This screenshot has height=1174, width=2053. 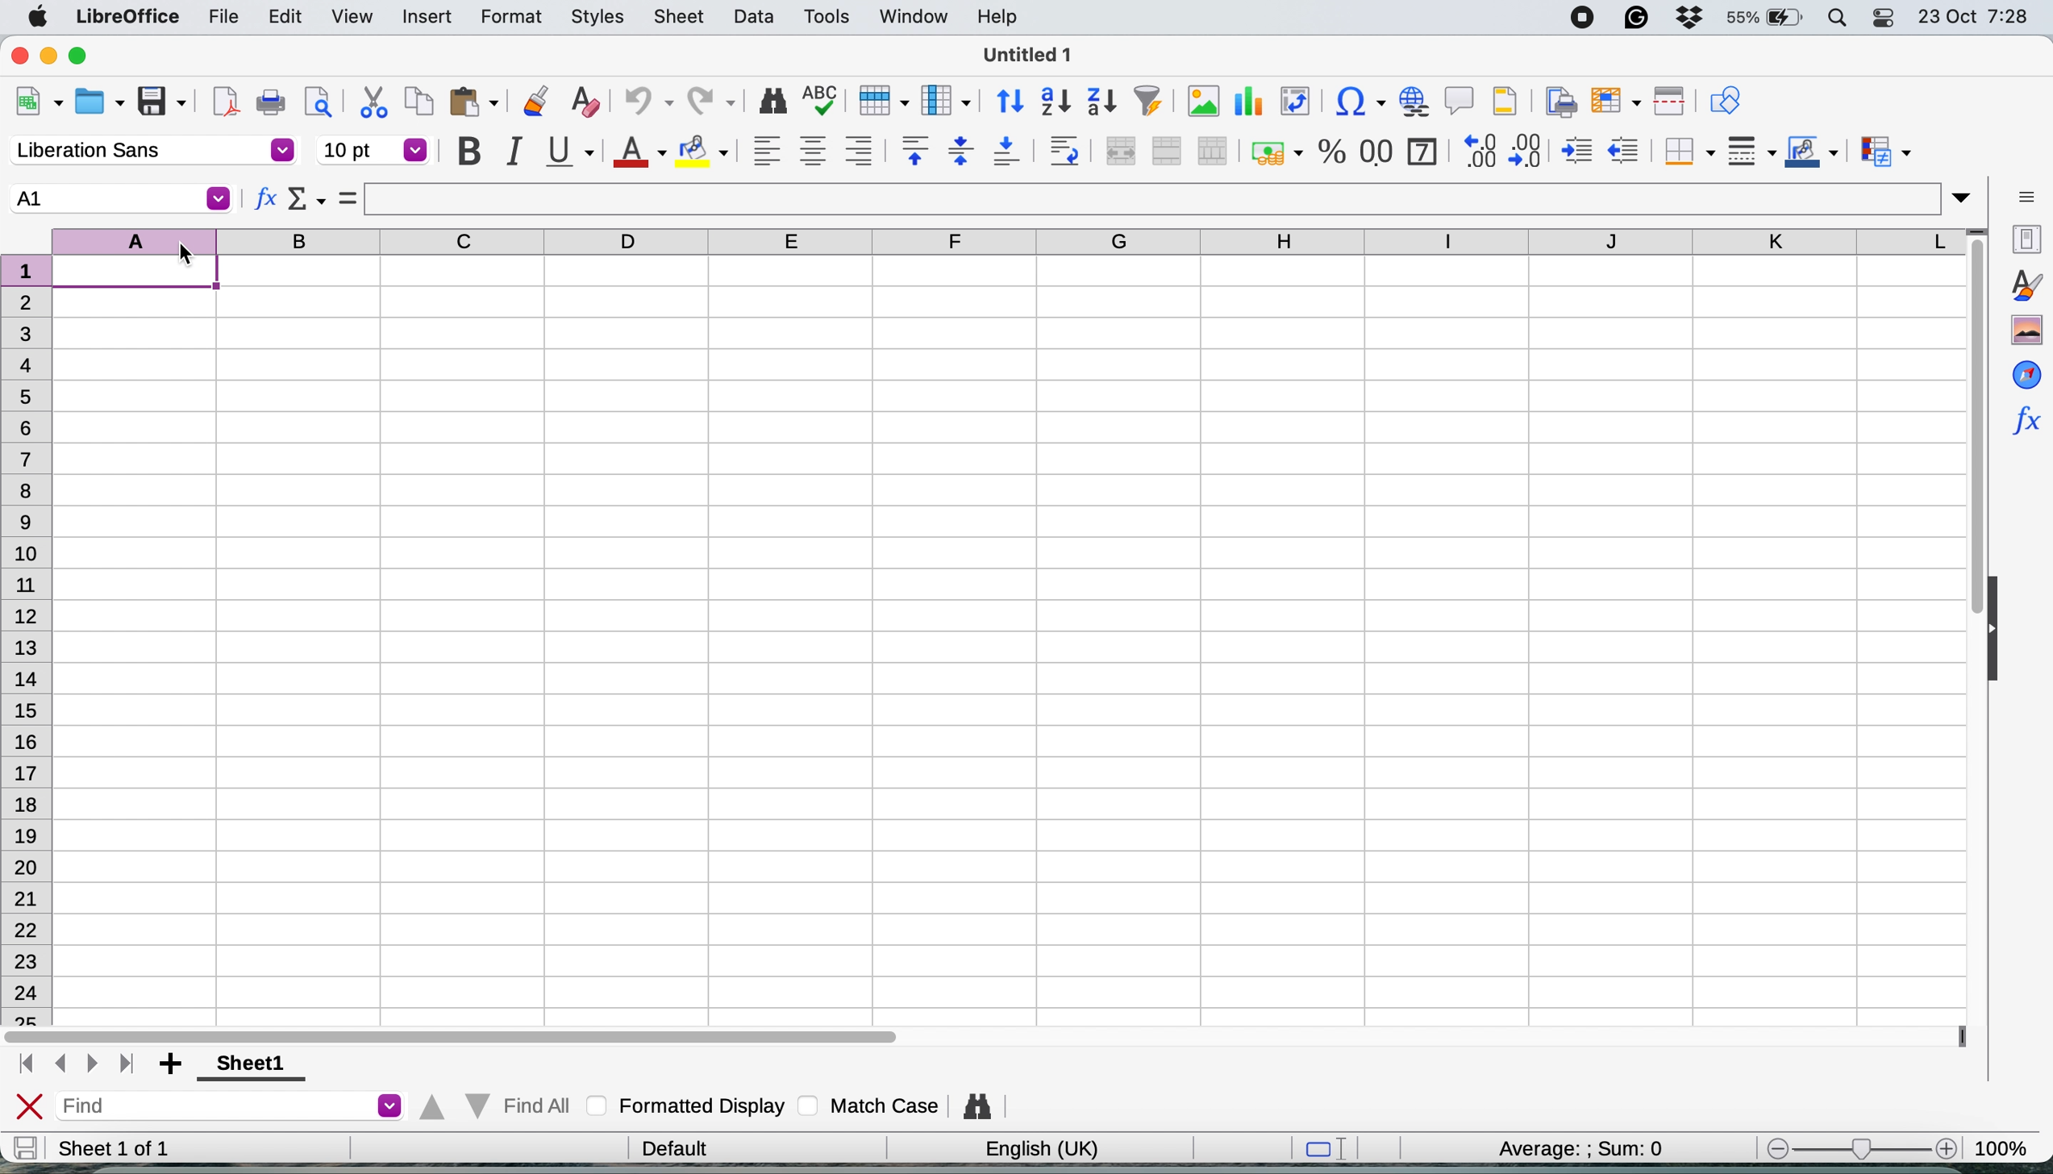 I want to click on toggle print preview, so click(x=322, y=102).